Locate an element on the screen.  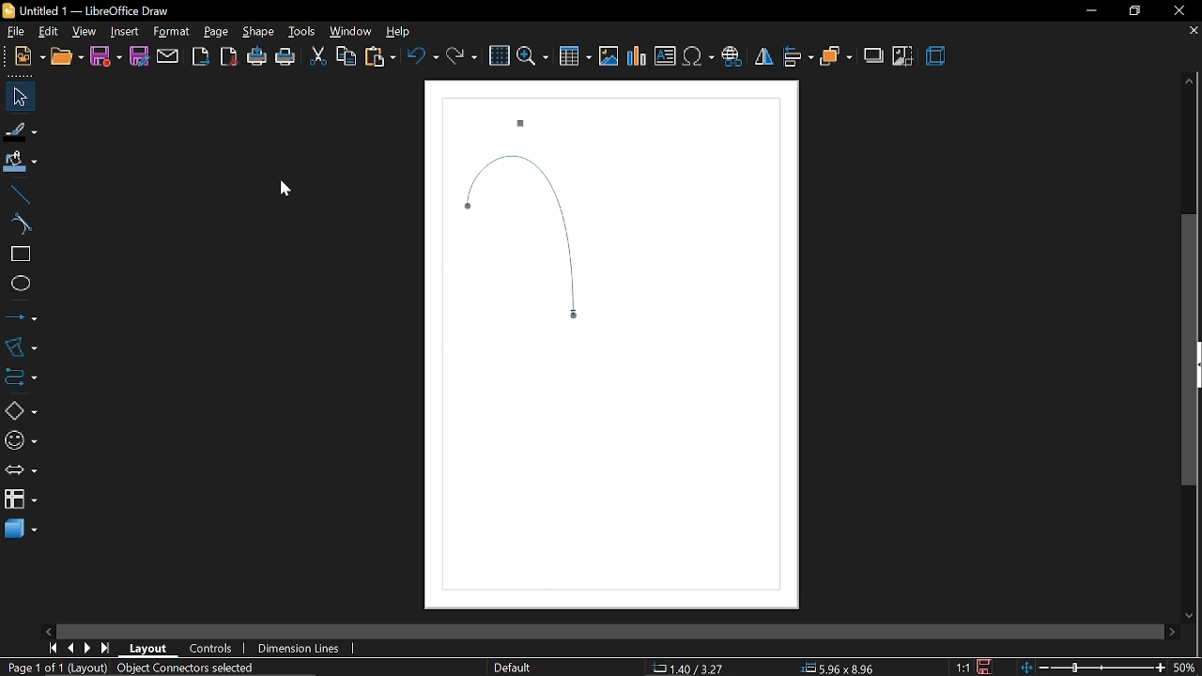
crop is located at coordinates (903, 56).